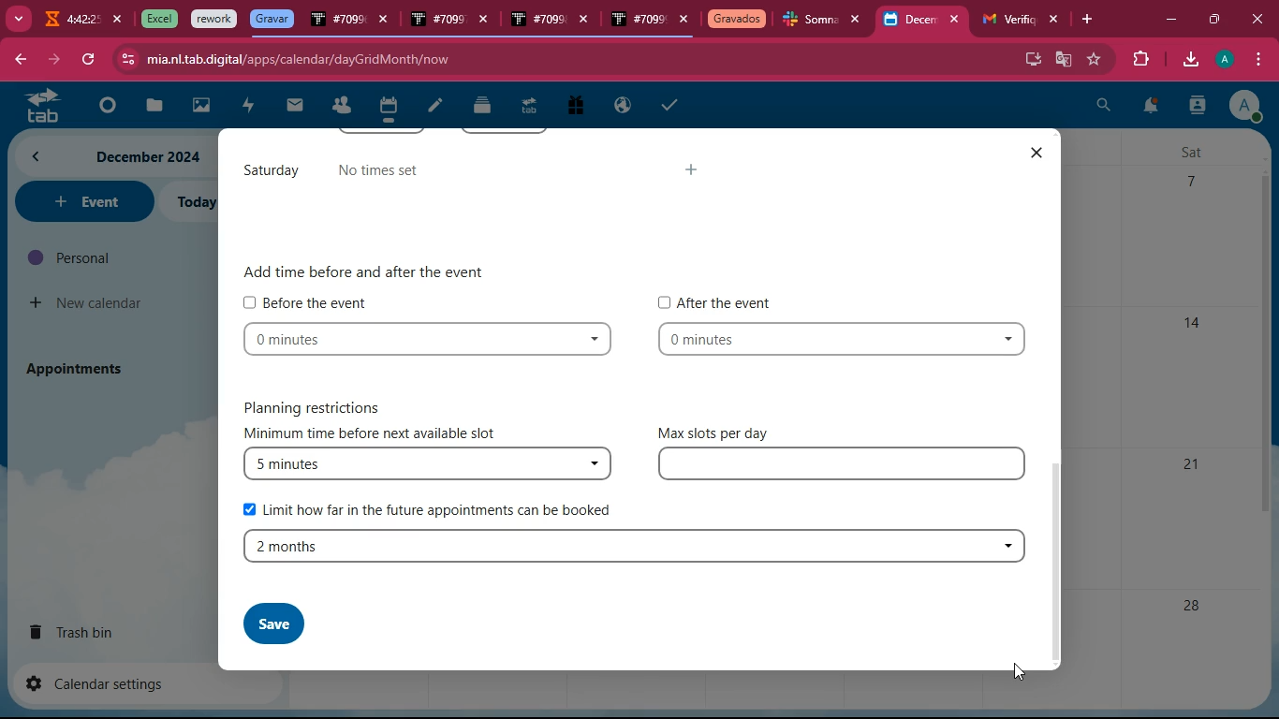  I want to click on Before the event, so click(307, 303).